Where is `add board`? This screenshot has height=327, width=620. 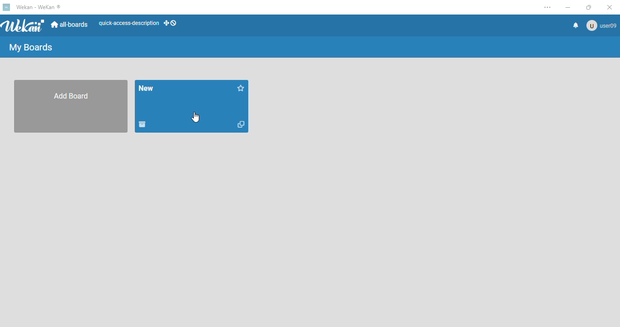
add board is located at coordinates (74, 106).